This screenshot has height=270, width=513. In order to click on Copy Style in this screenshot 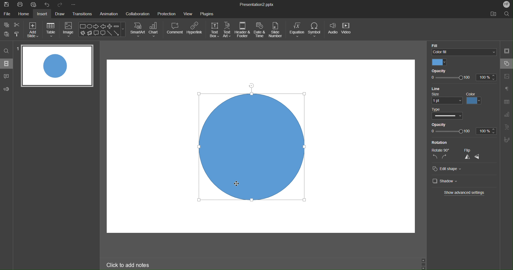, I will do `click(17, 33)`.